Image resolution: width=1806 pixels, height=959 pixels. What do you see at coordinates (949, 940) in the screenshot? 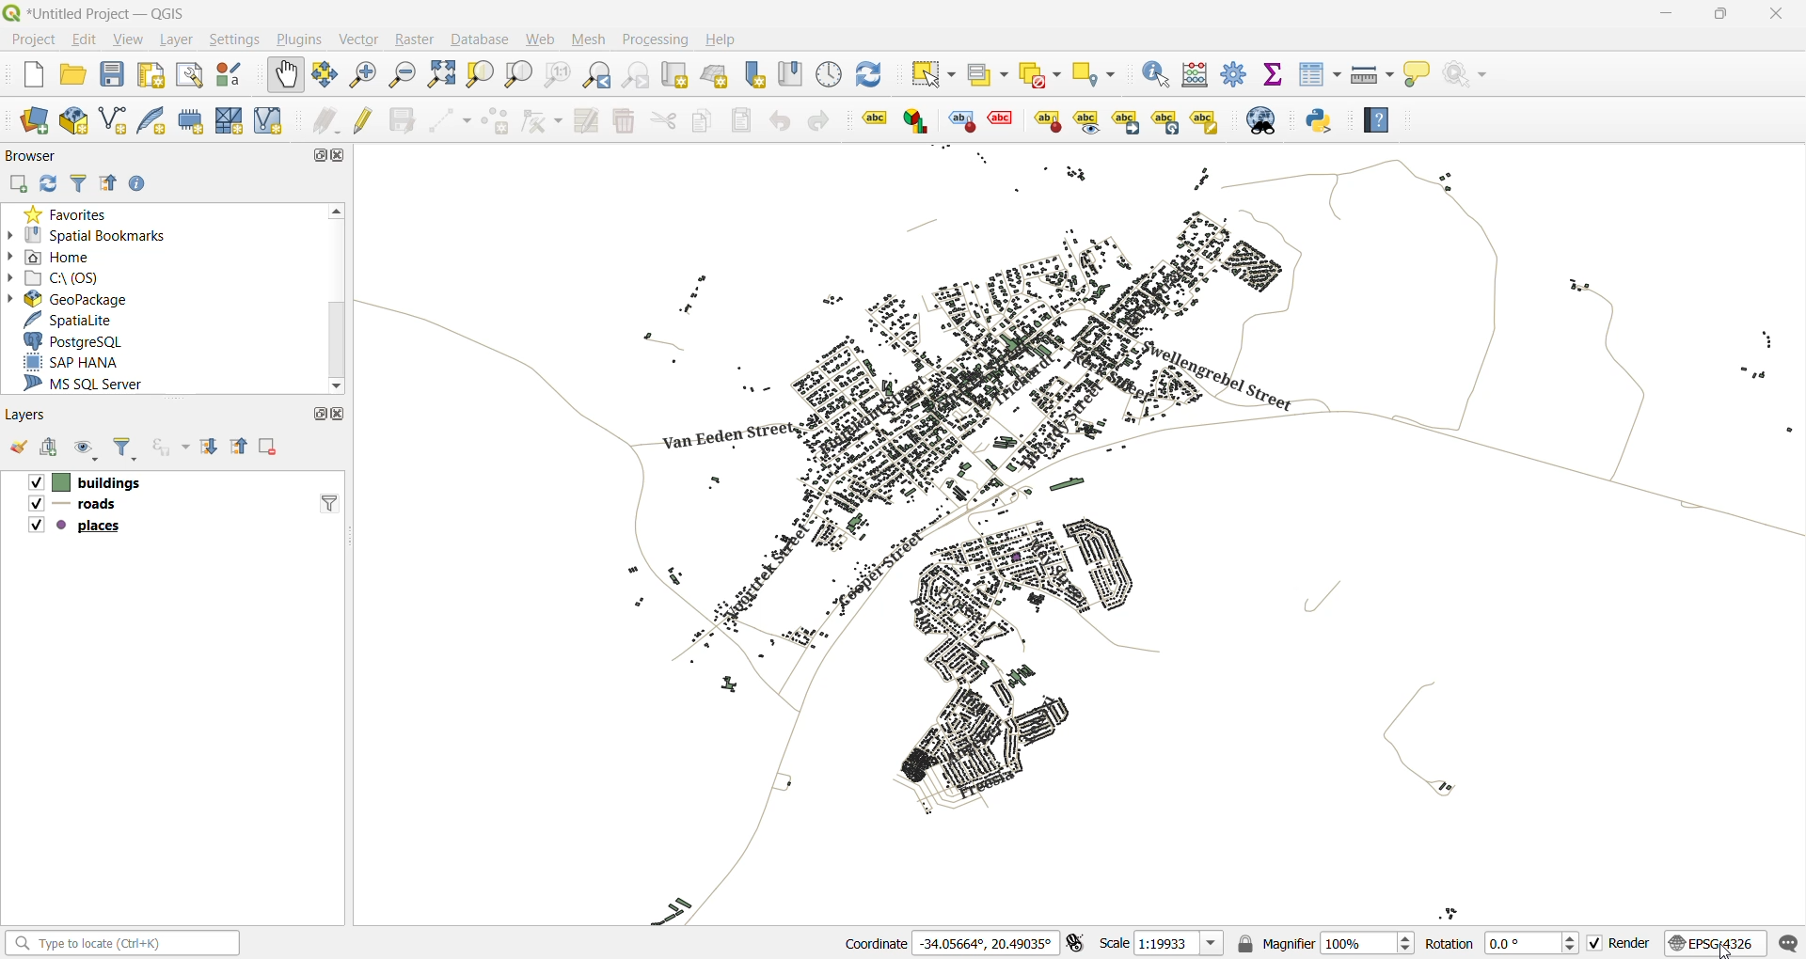
I see `coordinates` at bounding box center [949, 940].